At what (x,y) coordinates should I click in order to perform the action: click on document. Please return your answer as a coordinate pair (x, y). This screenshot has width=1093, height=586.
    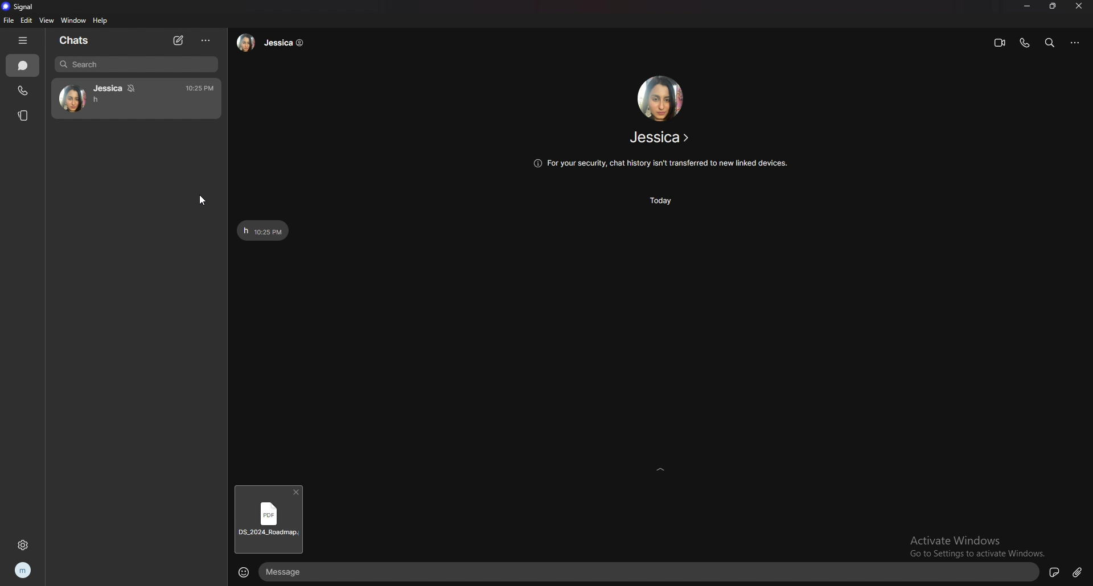
    Looking at the image, I should click on (269, 525).